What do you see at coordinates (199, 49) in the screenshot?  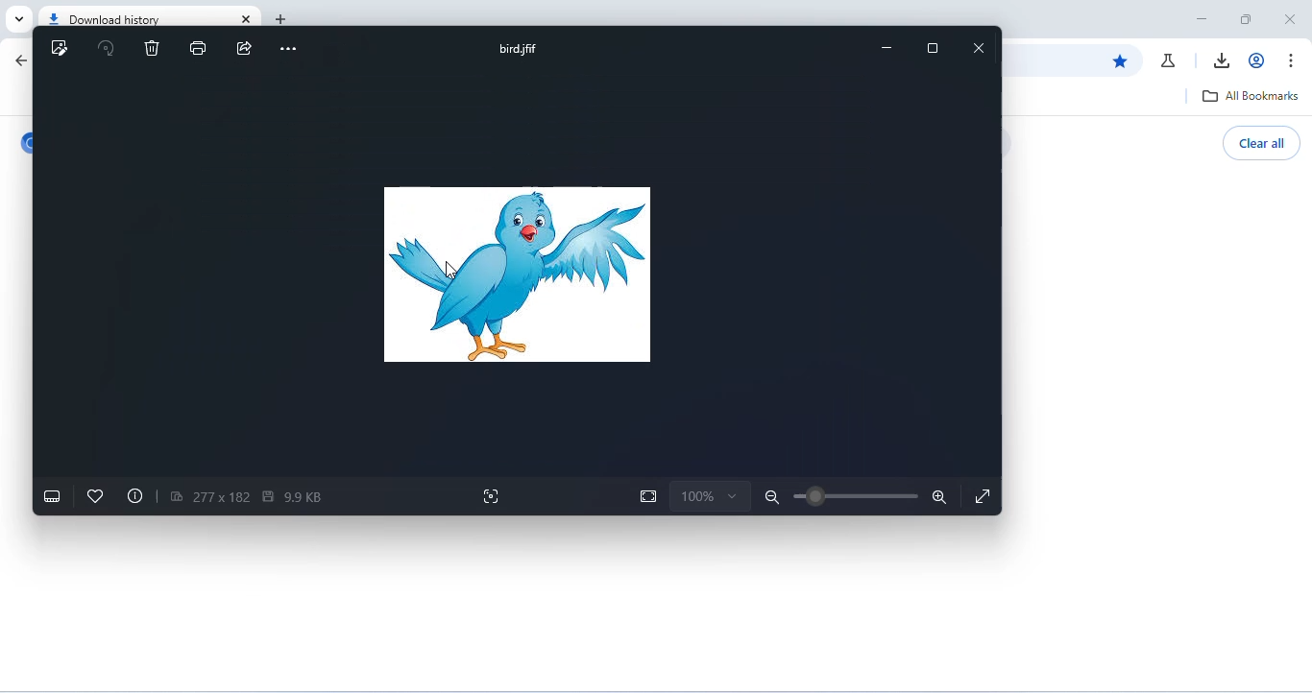 I see `print` at bounding box center [199, 49].